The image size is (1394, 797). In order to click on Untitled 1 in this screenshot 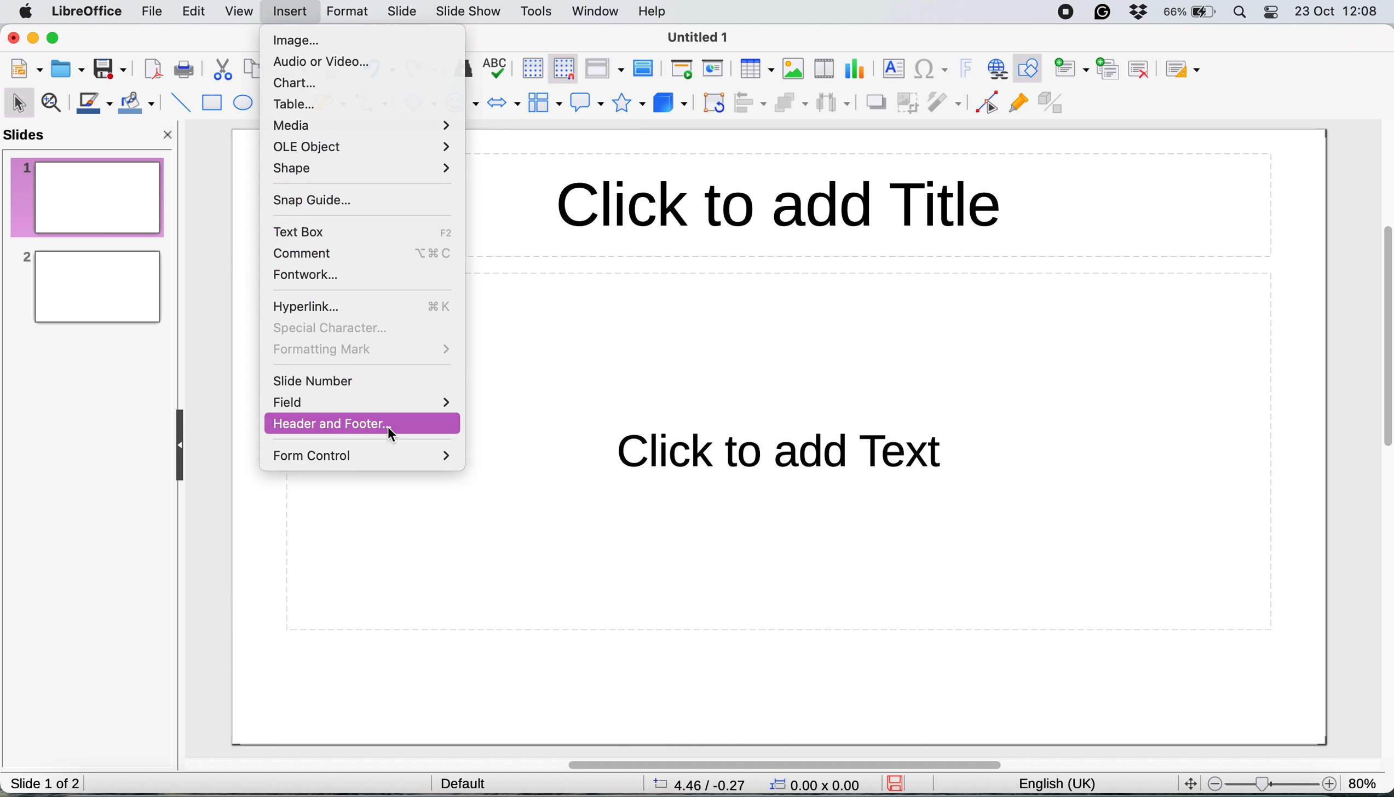, I will do `click(699, 38)`.